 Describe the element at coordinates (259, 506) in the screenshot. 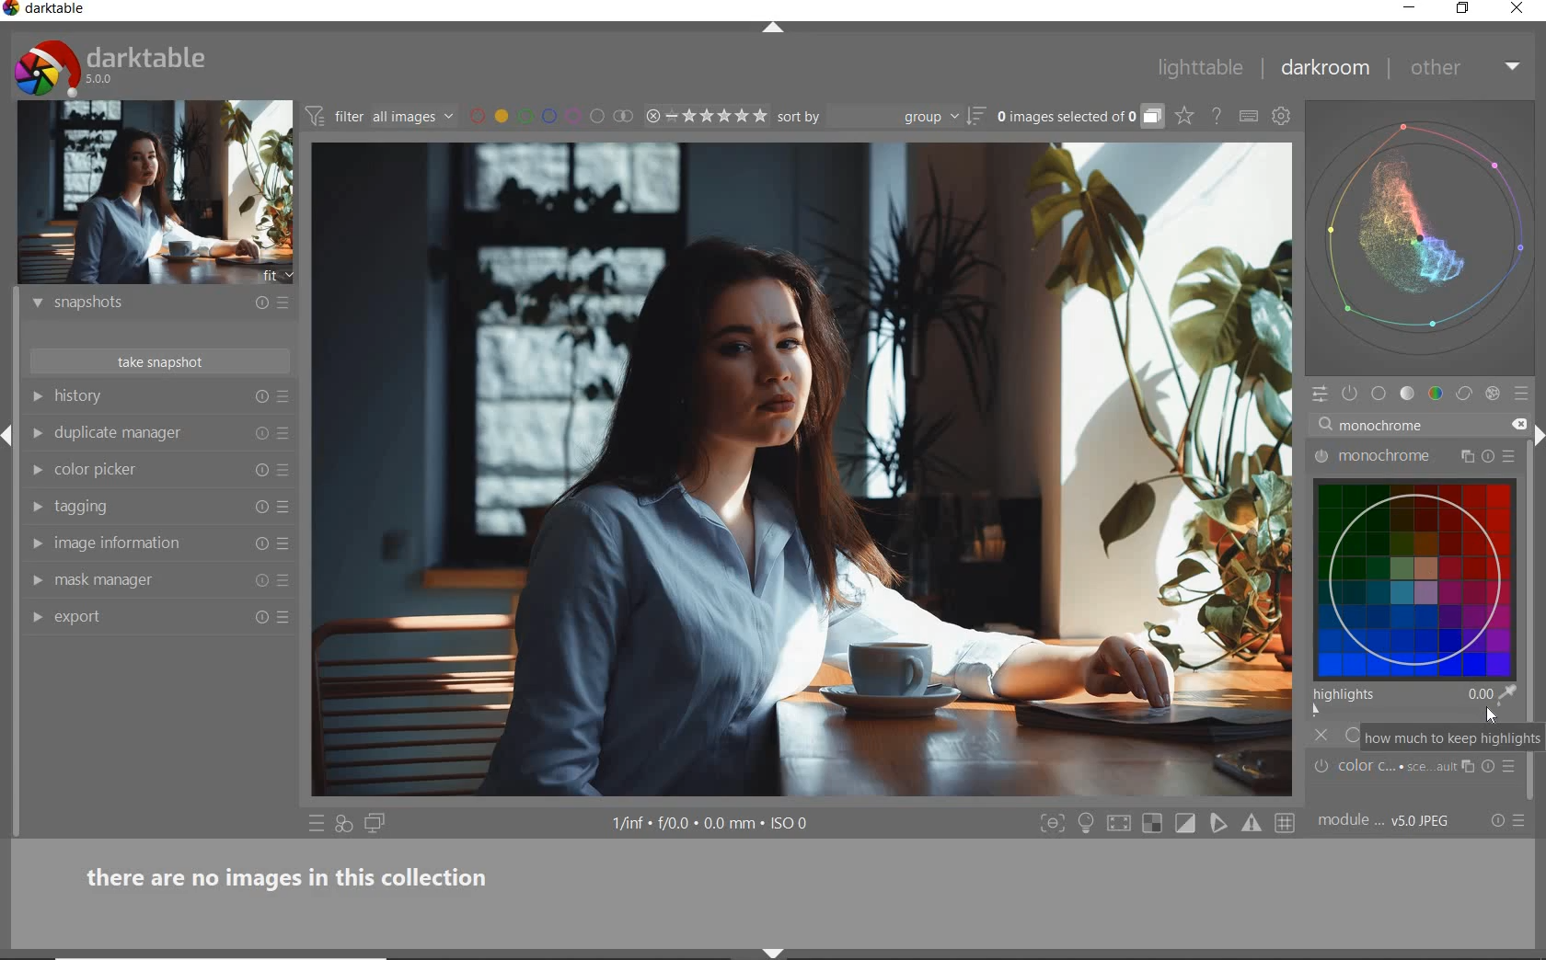

I see `reset` at that location.